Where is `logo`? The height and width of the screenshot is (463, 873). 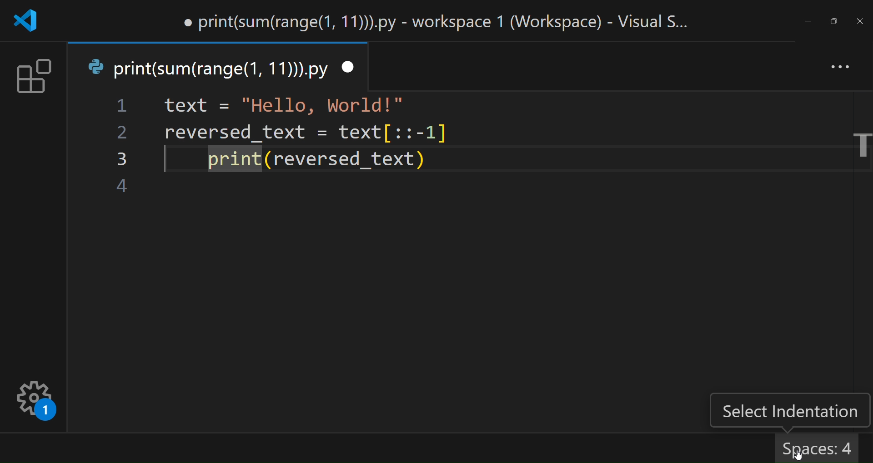 logo is located at coordinates (24, 23).